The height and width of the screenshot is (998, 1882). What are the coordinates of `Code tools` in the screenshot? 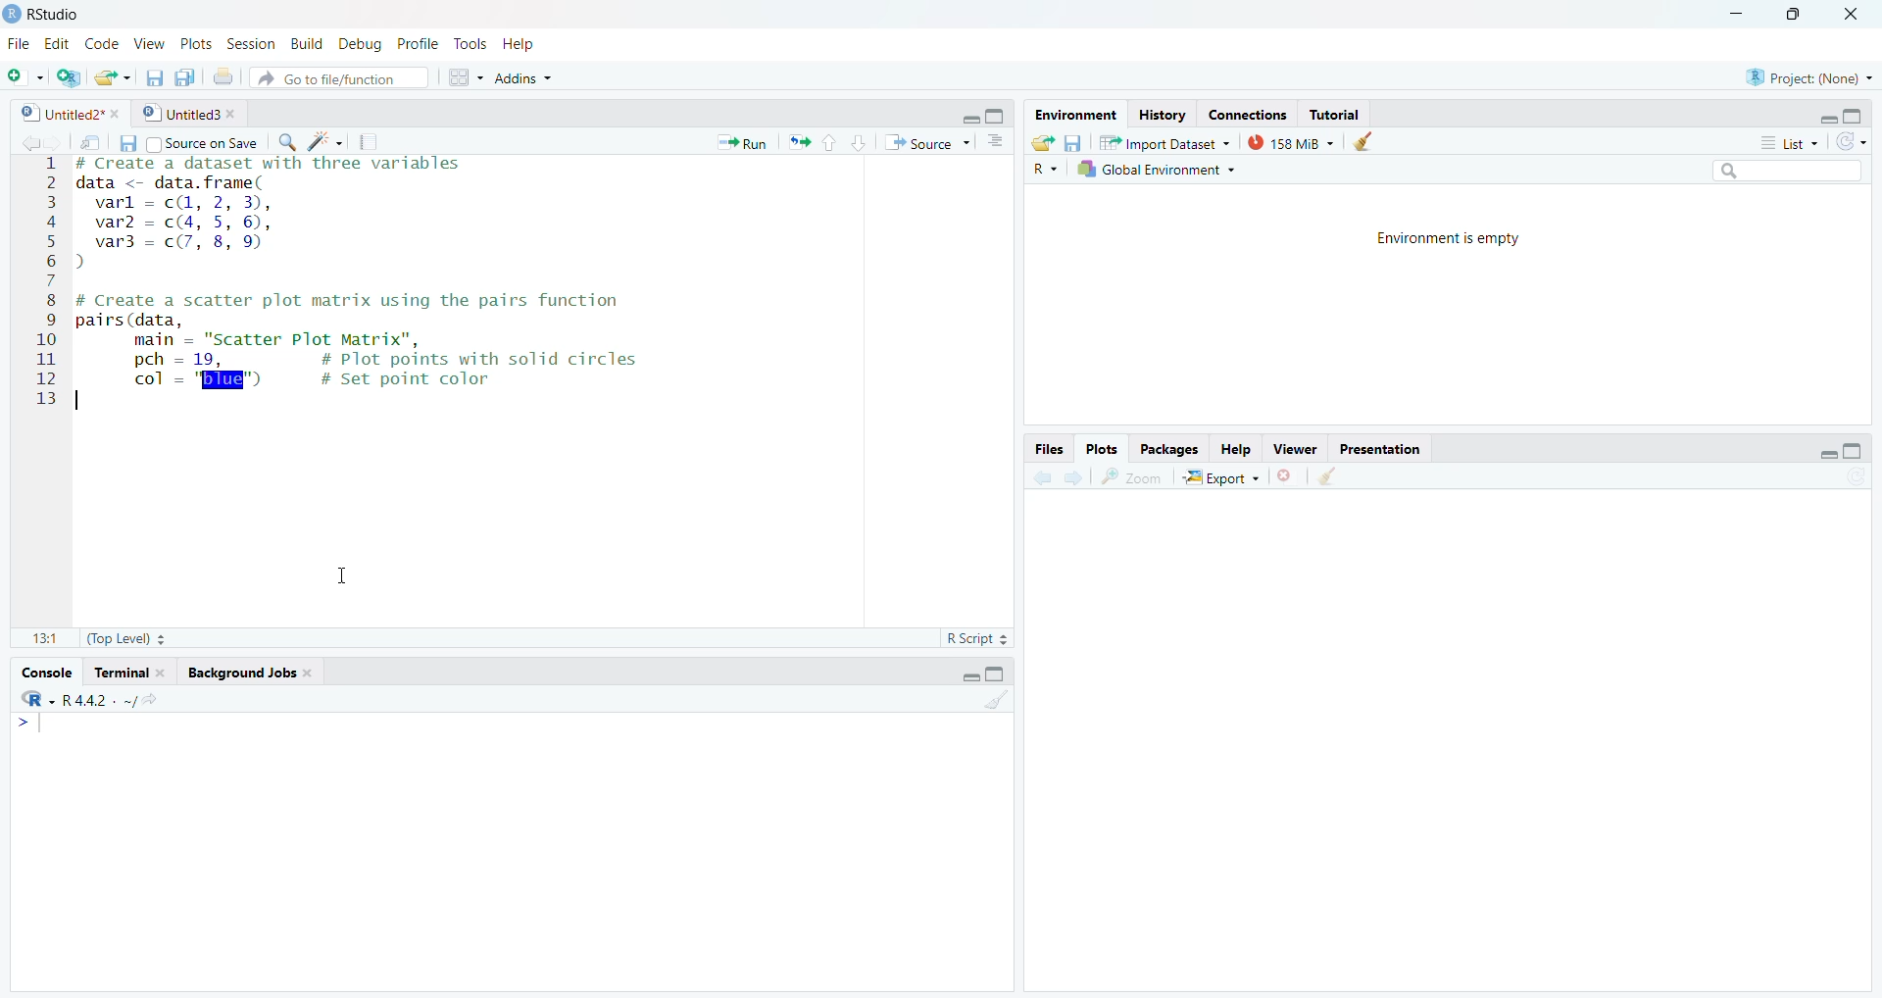 It's located at (323, 143).